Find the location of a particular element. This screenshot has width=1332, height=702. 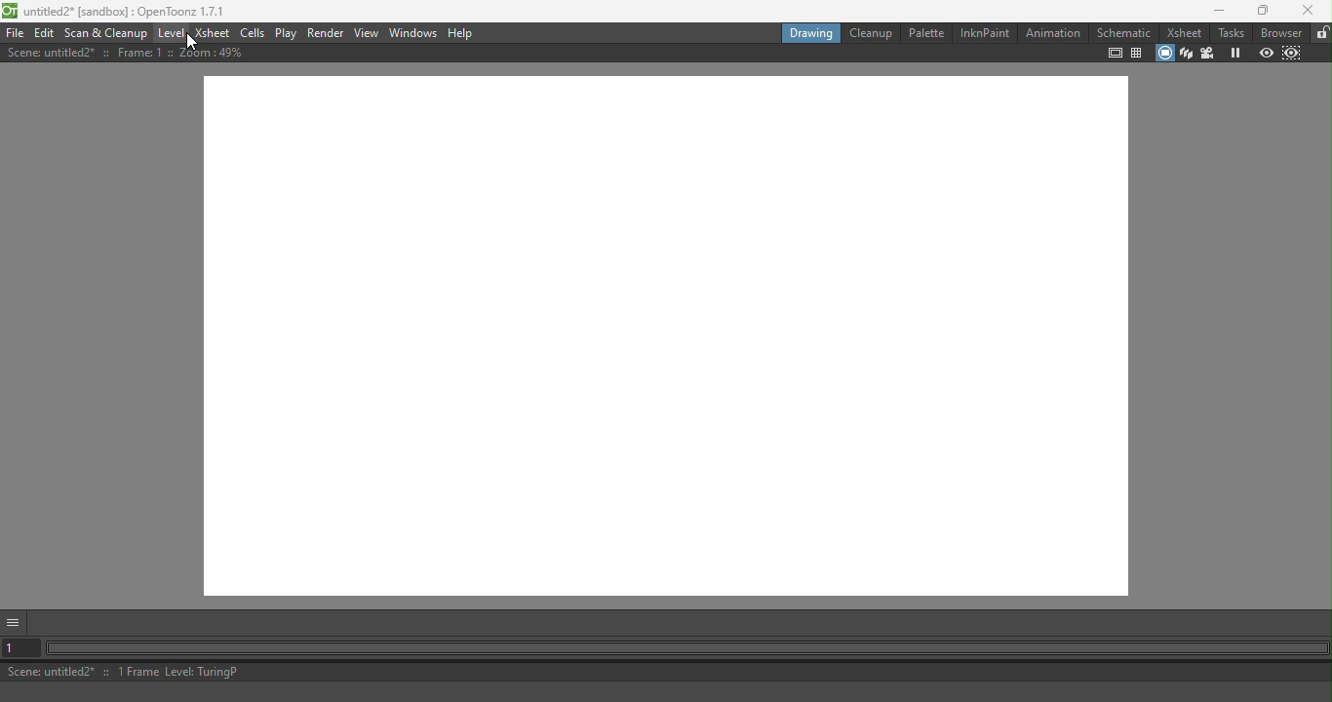

View is located at coordinates (367, 34).